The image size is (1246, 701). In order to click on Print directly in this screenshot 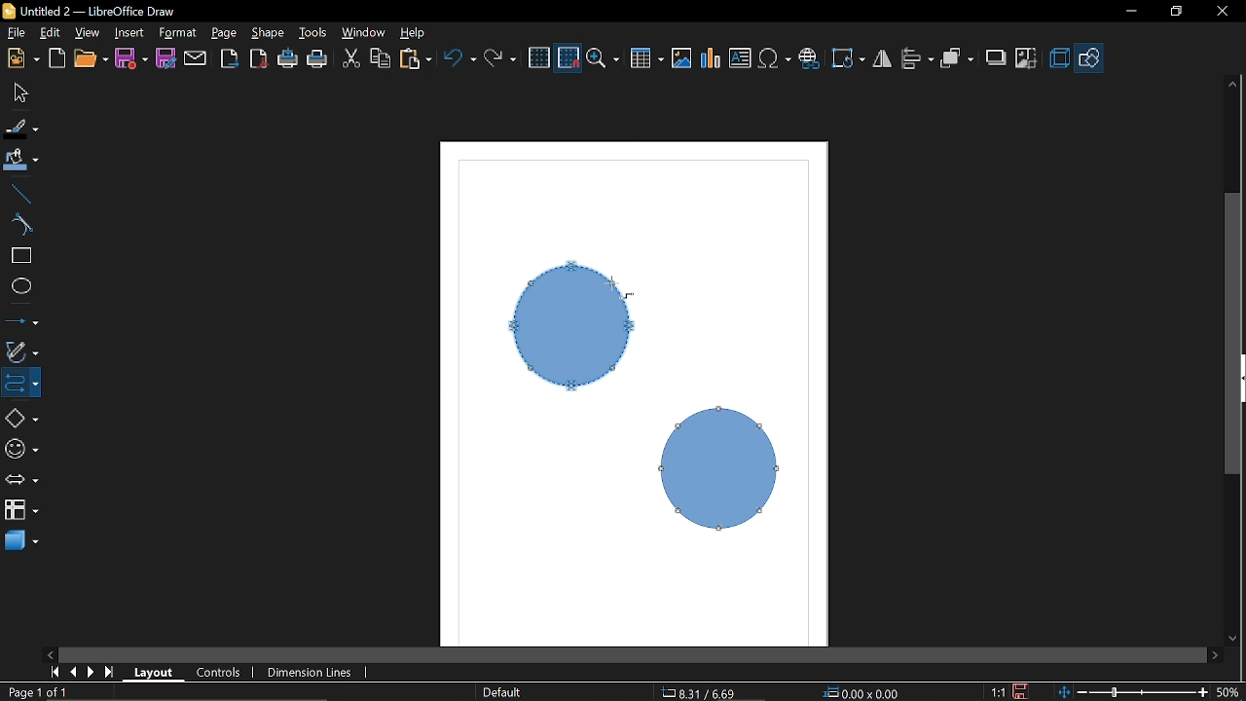, I will do `click(289, 58)`.